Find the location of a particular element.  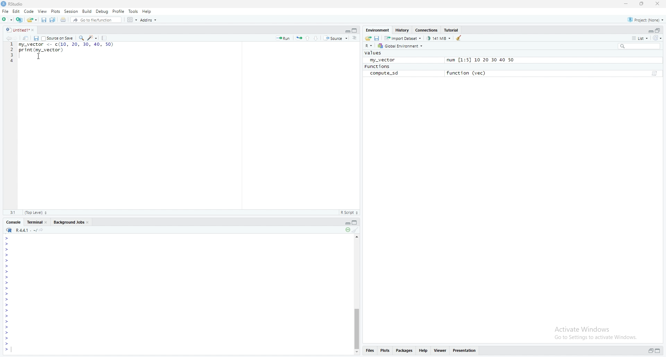

Prompt cursor is located at coordinates (6, 350).